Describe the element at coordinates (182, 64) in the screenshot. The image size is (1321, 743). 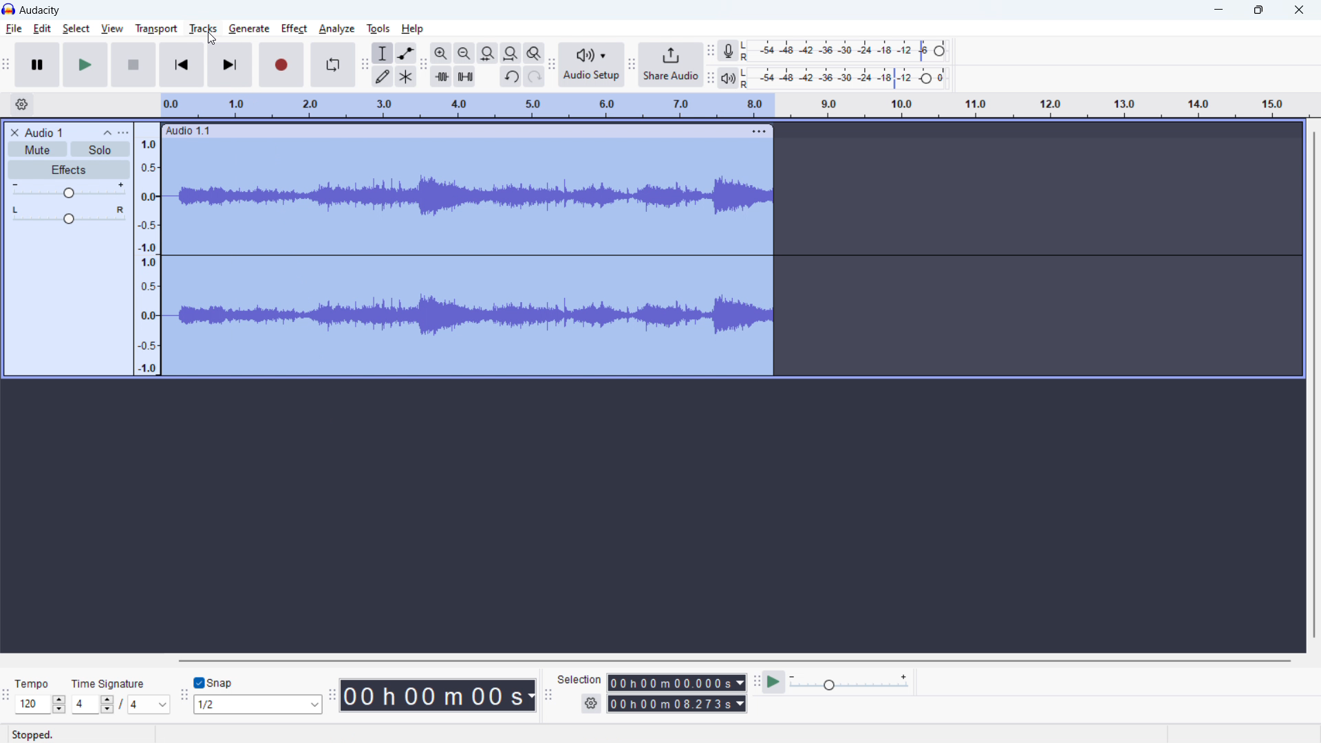
I see `skip to start` at that location.